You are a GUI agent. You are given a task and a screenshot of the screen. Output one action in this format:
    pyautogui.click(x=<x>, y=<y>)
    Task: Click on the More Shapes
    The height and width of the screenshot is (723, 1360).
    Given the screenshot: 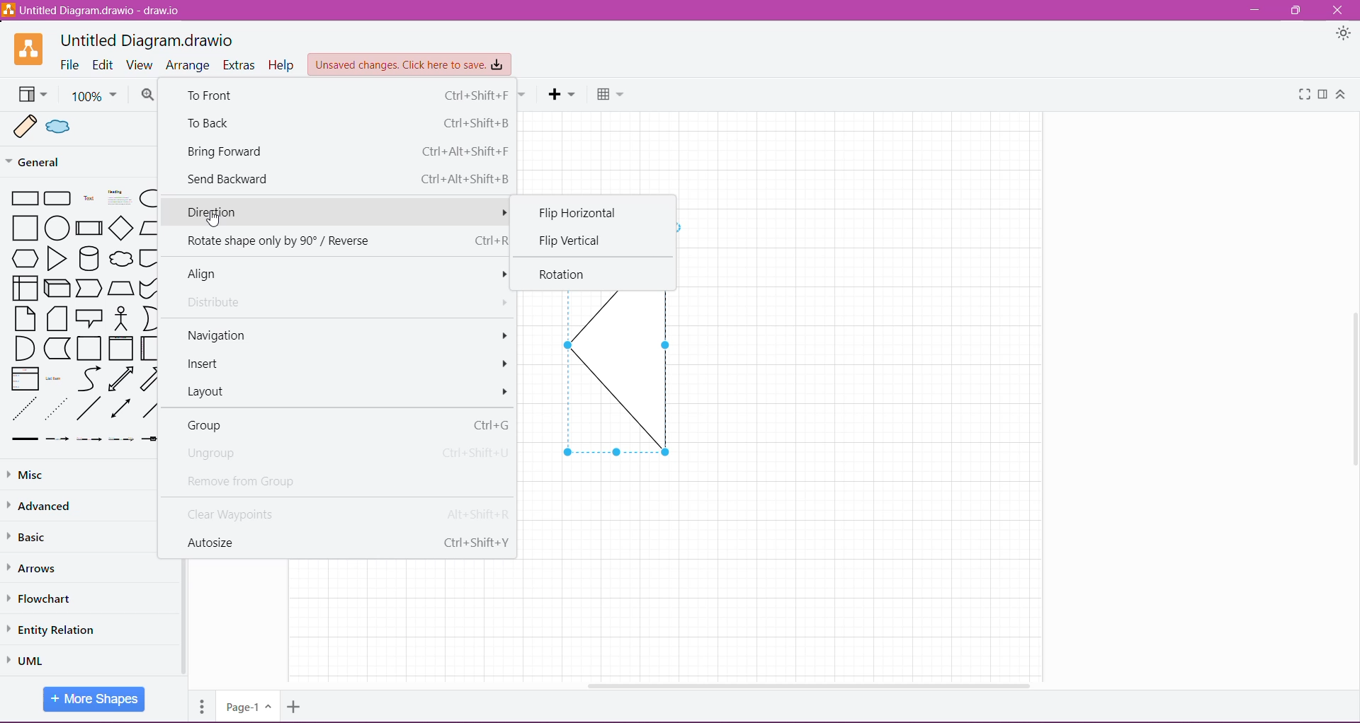 What is the action you would take?
    pyautogui.click(x=95, y=699)
    